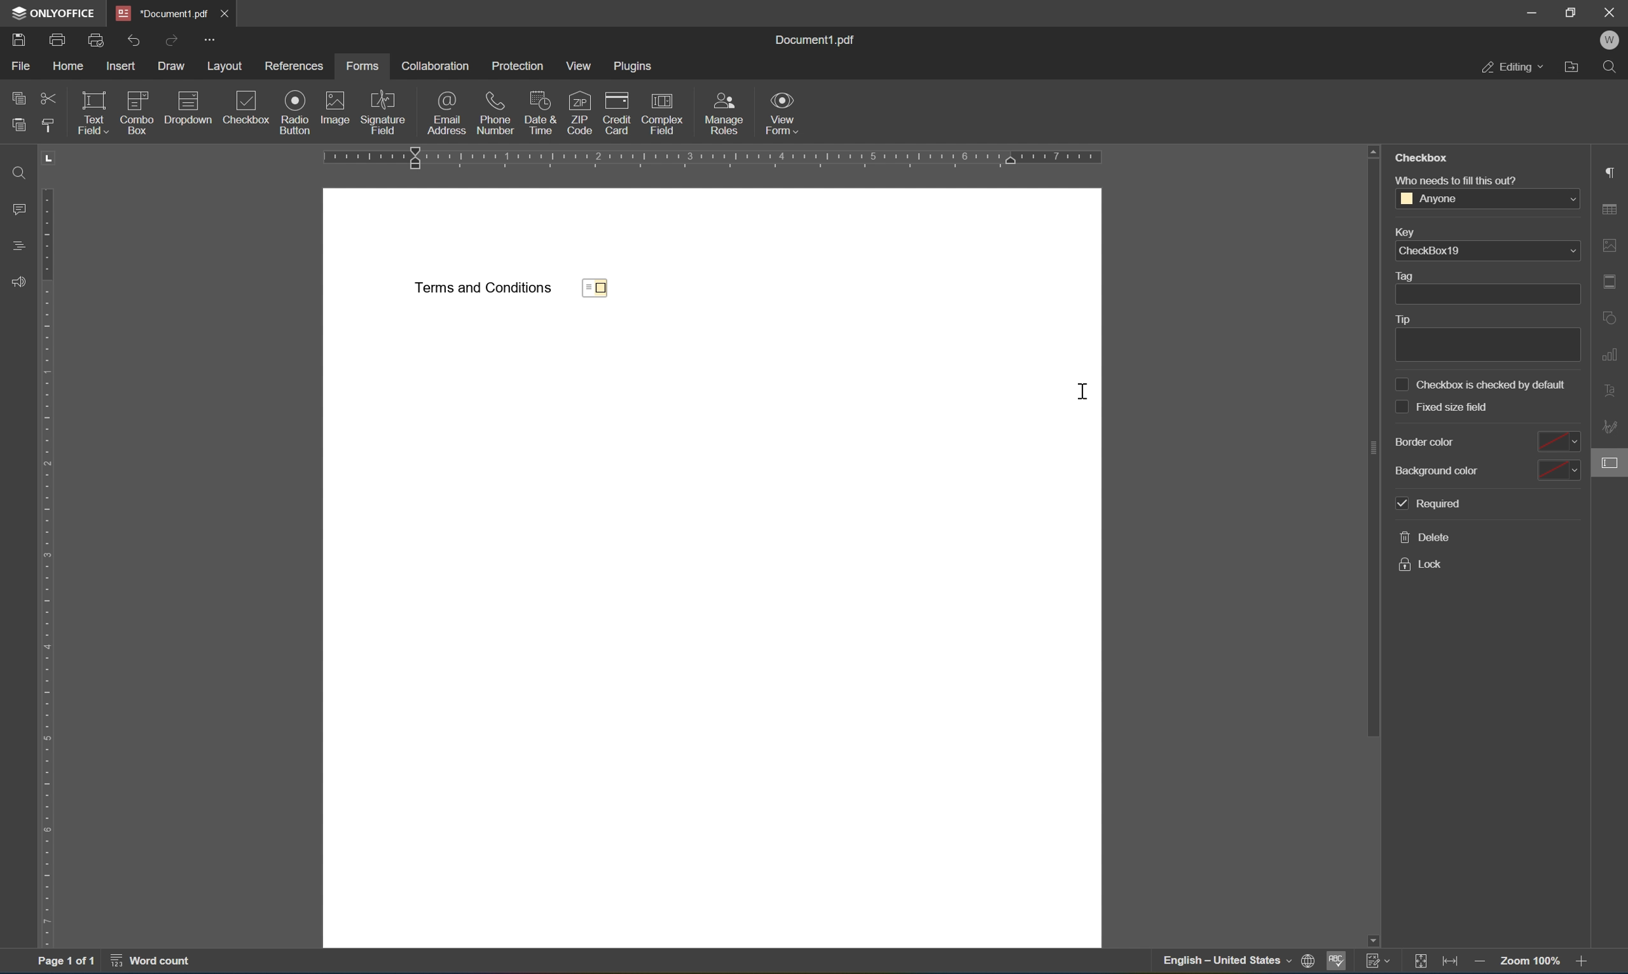 Image resolution: width=1628 pixels, height=974 pixels. What do you see at coordinates (1611, 66) in the screenshot?
I see `find` at bounding box center [1611, 66].